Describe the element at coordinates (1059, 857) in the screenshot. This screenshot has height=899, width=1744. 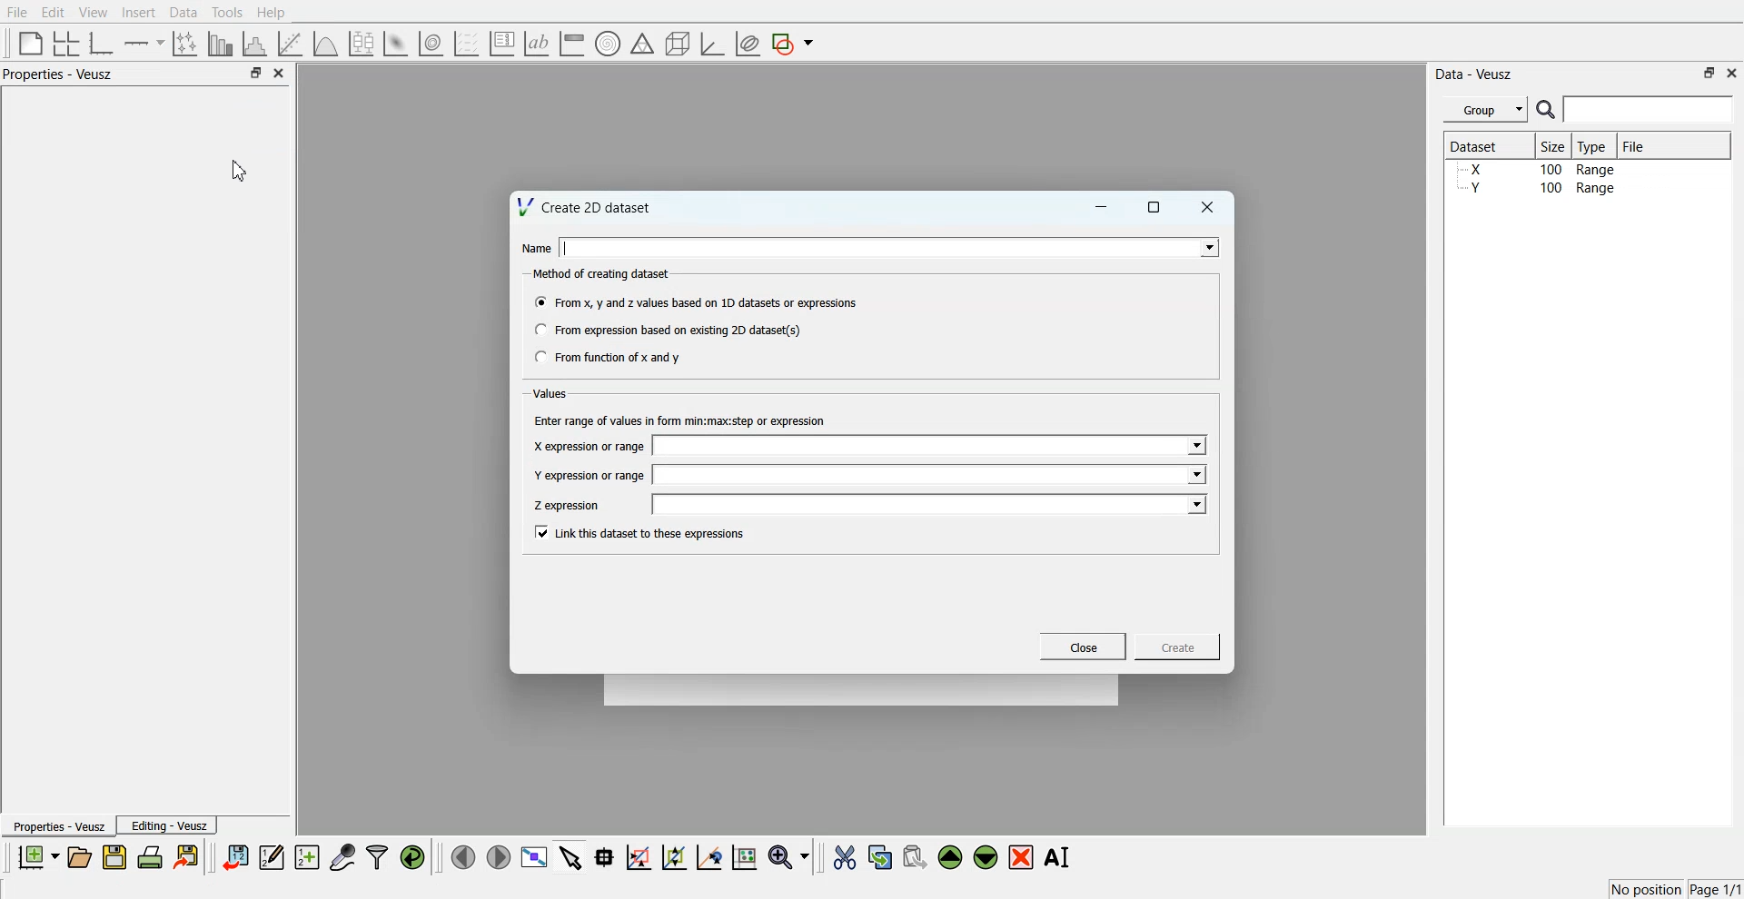
I see `Rename the selected widget` at that location.